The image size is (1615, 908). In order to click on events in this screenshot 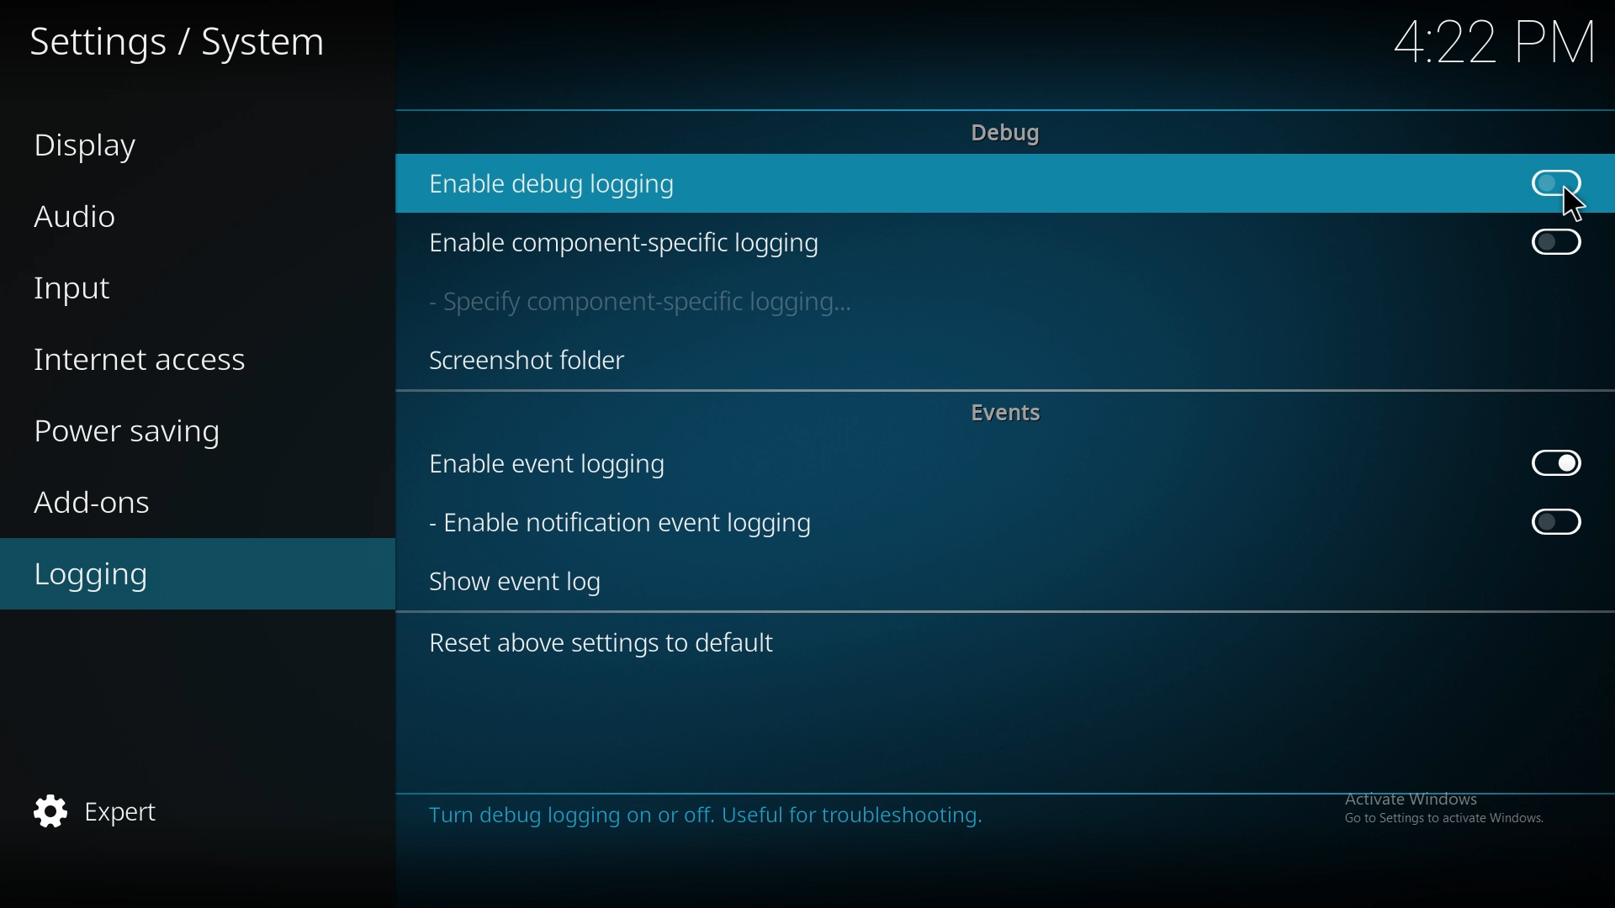, I will do `click(1015, 414)`.